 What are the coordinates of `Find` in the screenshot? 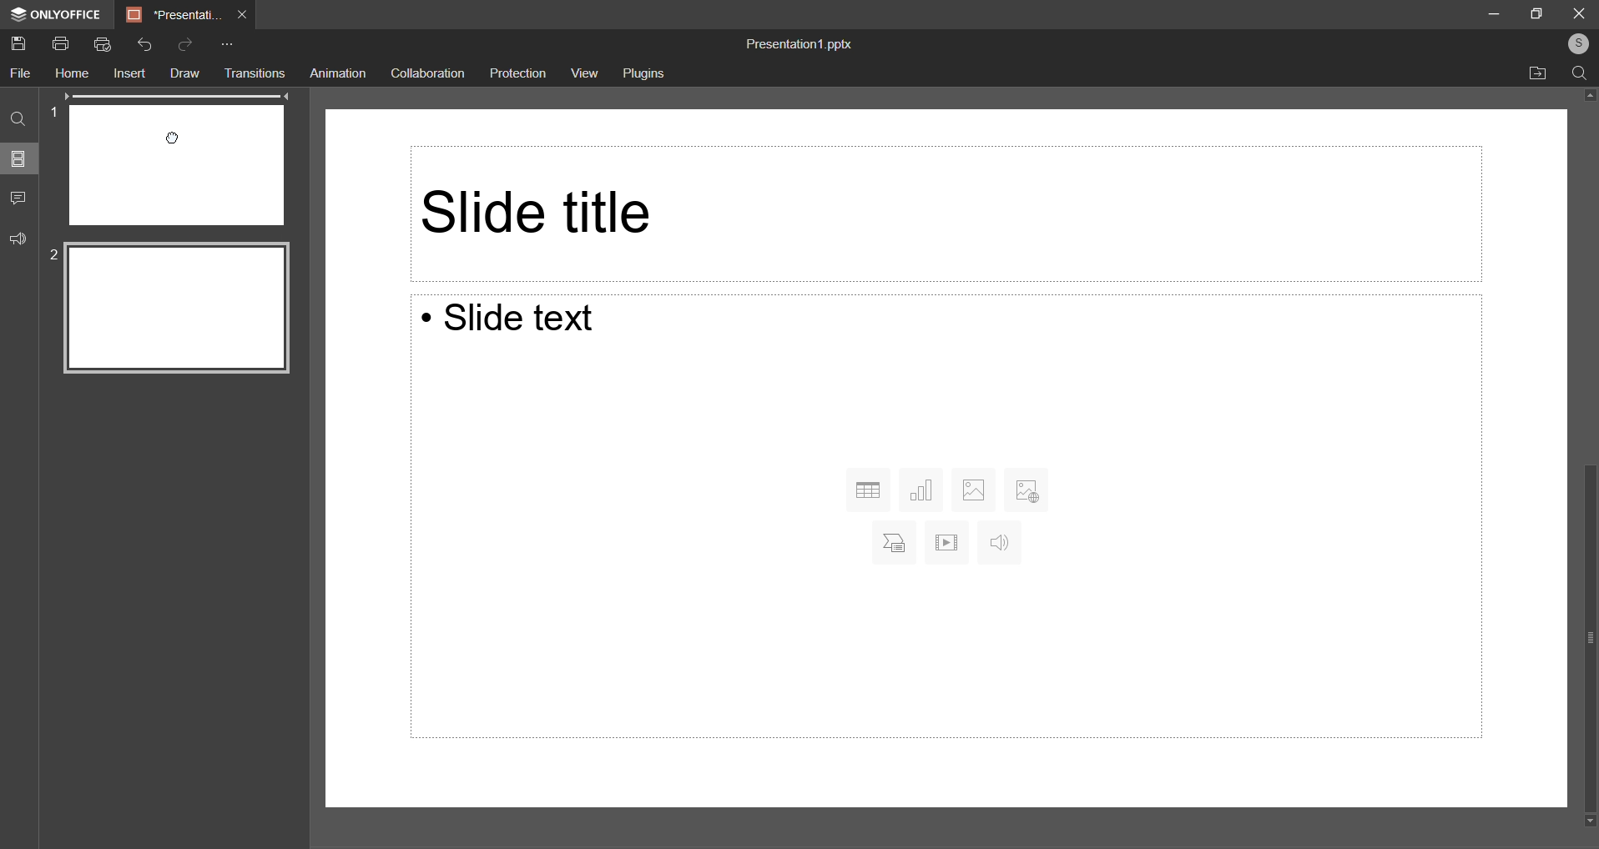 It's located at (19, 122).